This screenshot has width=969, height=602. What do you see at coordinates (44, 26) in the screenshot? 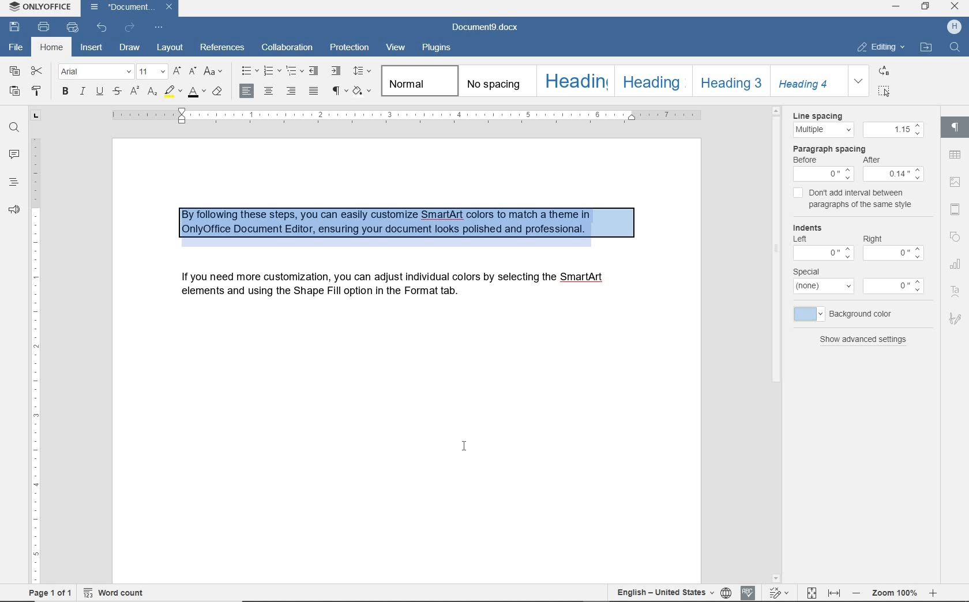
I see `print` at bounding box center [44, 26].